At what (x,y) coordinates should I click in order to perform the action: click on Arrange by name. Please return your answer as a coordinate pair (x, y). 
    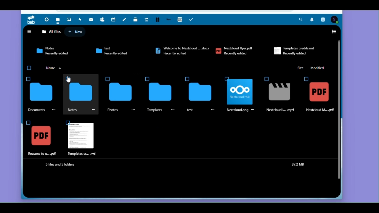
    Looking at the image, I should click on (54, 68).